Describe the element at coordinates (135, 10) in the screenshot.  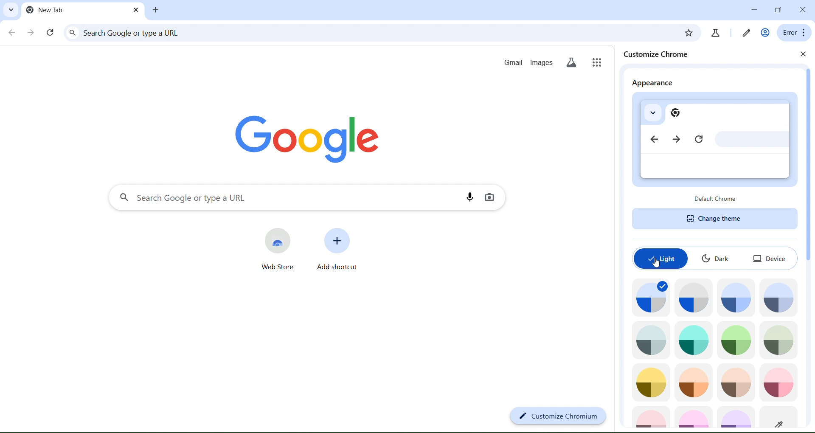
I see `close tab` at that location.